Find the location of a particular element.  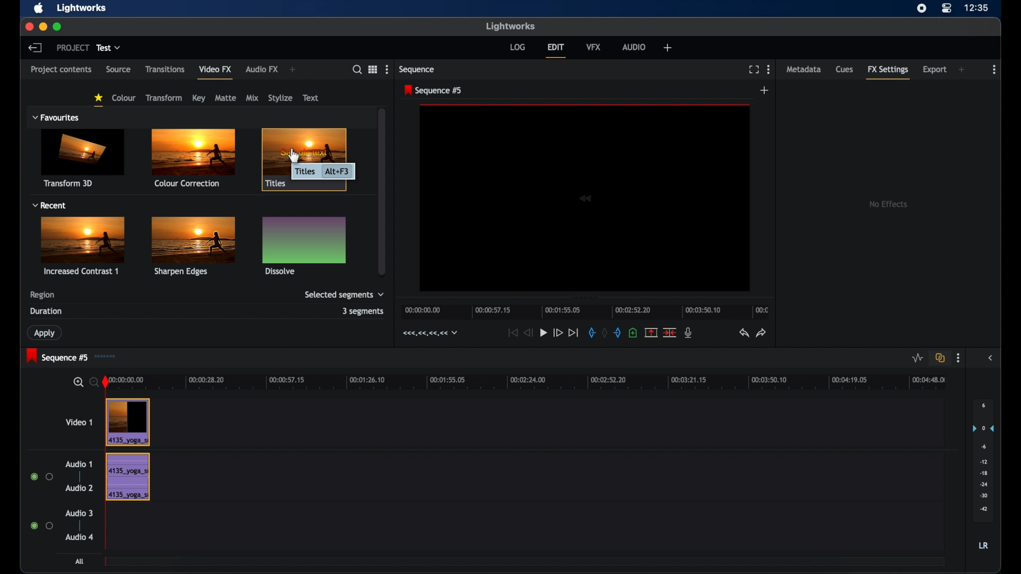

lr is located at coordinates (983, 546).